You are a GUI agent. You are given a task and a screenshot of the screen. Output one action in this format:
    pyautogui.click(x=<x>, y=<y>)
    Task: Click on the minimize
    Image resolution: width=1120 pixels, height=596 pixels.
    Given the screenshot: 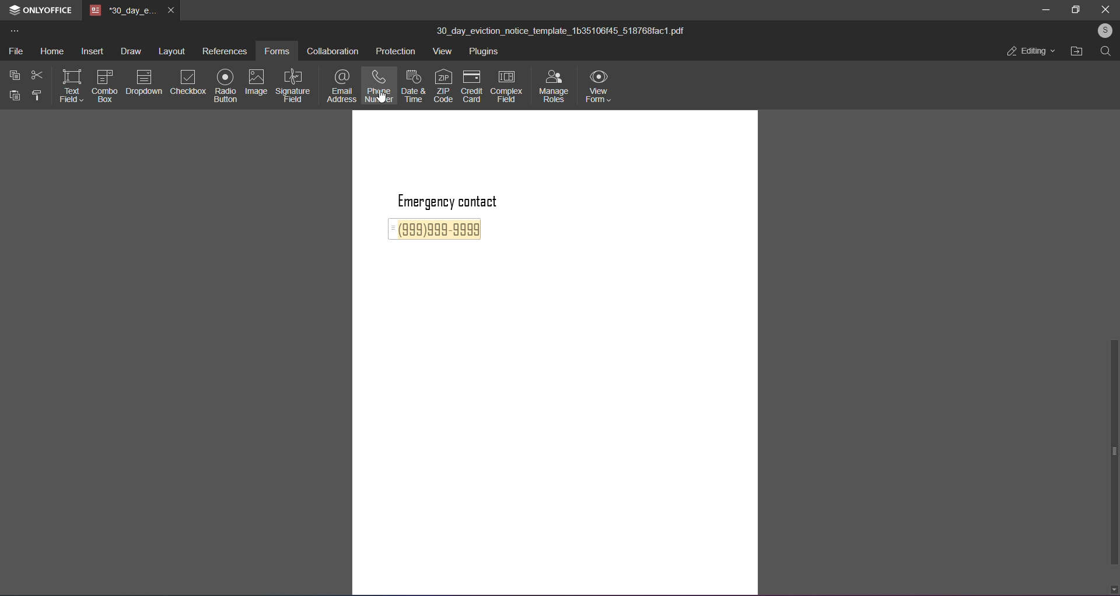 What is the action you would take?
    pyautogui.click(x=1046, y=9)
    